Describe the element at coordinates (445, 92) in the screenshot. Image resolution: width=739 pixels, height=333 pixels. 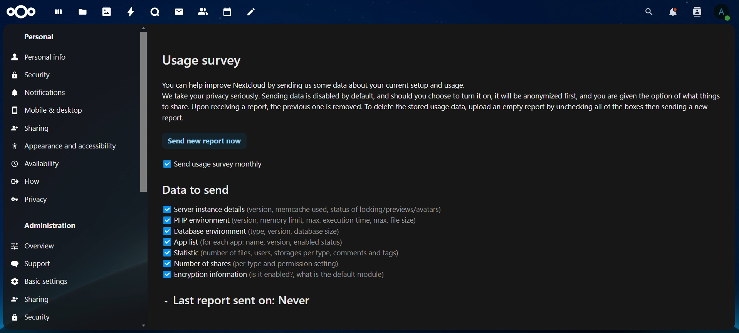
I see `usage survey` at that location.